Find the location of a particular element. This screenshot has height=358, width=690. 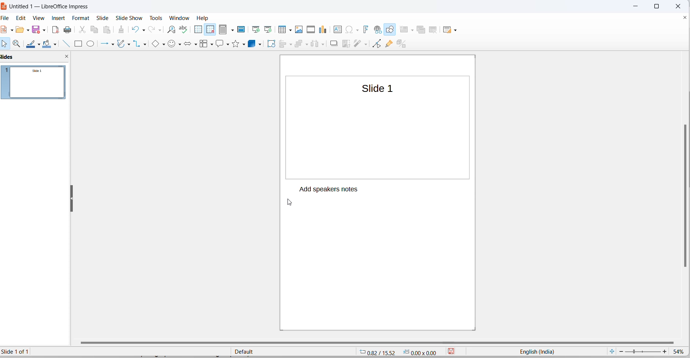

new slide options is located at coordinates (412, 30).